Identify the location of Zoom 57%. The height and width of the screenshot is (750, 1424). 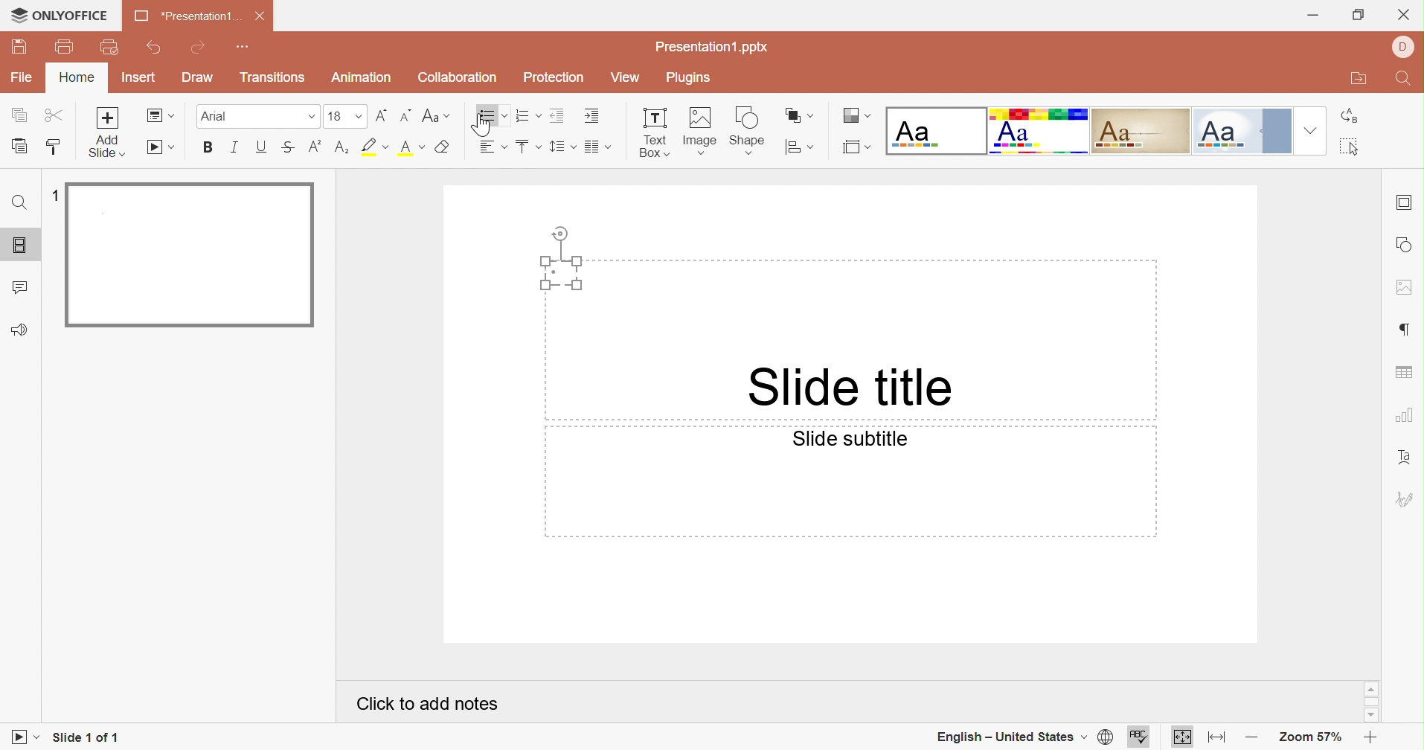
(1309, 737).